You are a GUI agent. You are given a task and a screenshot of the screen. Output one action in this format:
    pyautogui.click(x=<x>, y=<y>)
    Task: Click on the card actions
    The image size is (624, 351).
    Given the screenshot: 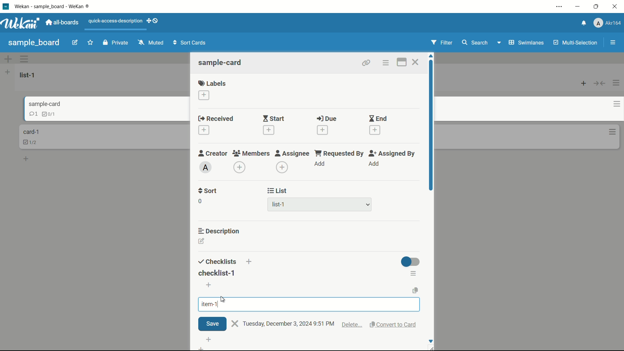 What is the action you would take?
    pyautogui.click(x=612, y=104)
    